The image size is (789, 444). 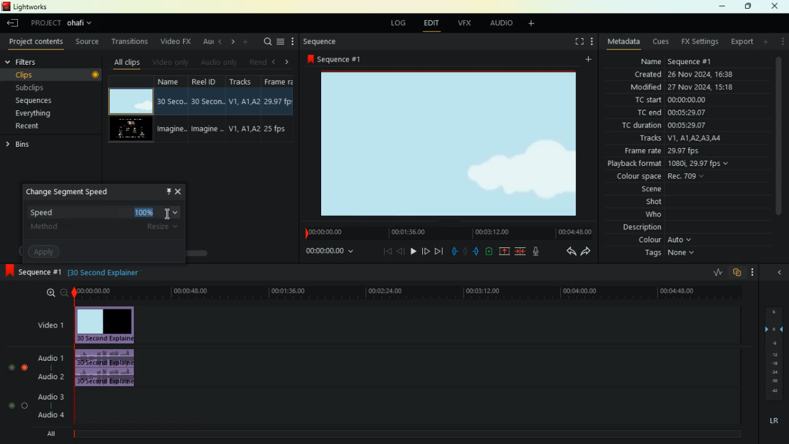 I want to click on rend, so click(x=256, y=62).